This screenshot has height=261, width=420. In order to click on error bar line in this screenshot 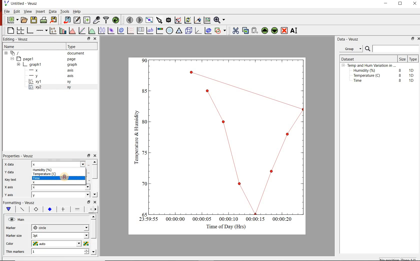, I will do `click(63, 209)`.